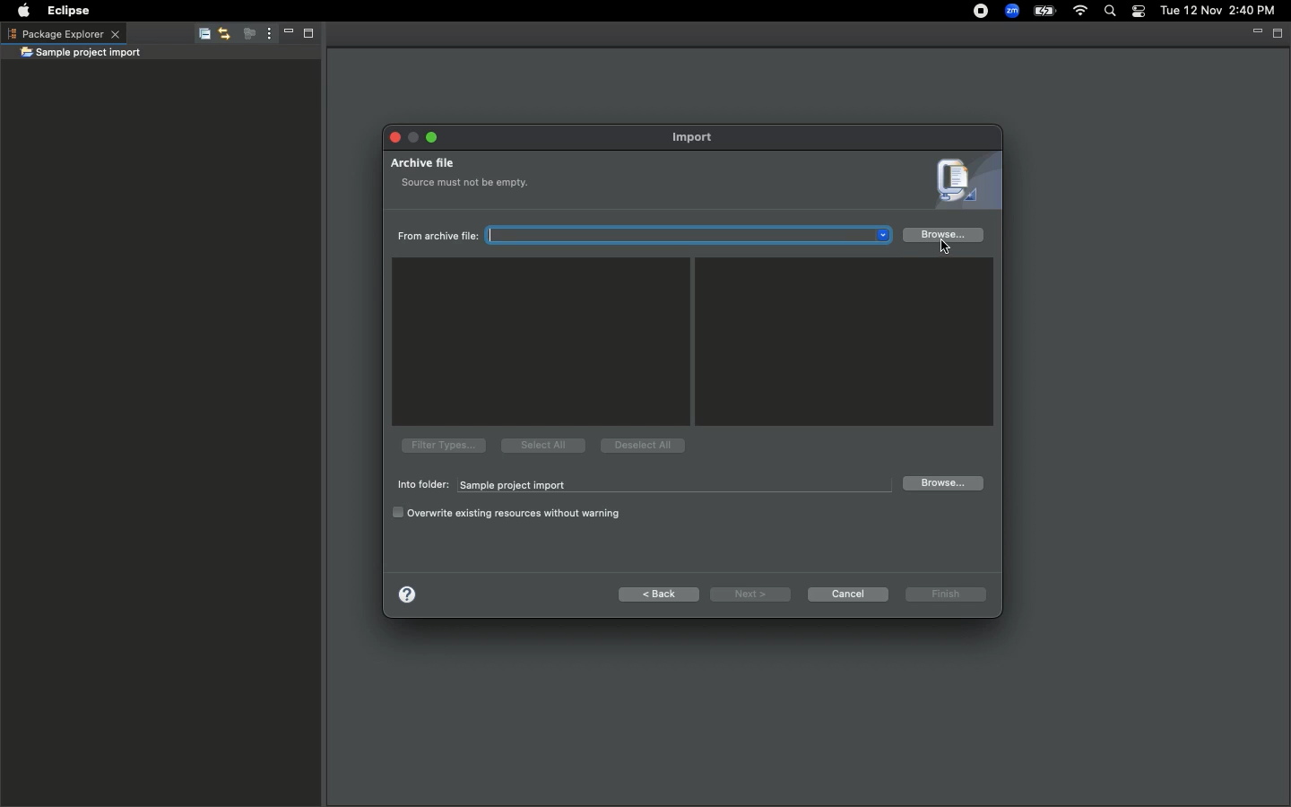 The width and height of the screenshot is (1291, 807). Describe the element at coordinates (283, 35) in the screenshot. I see `Minimize` at that location.